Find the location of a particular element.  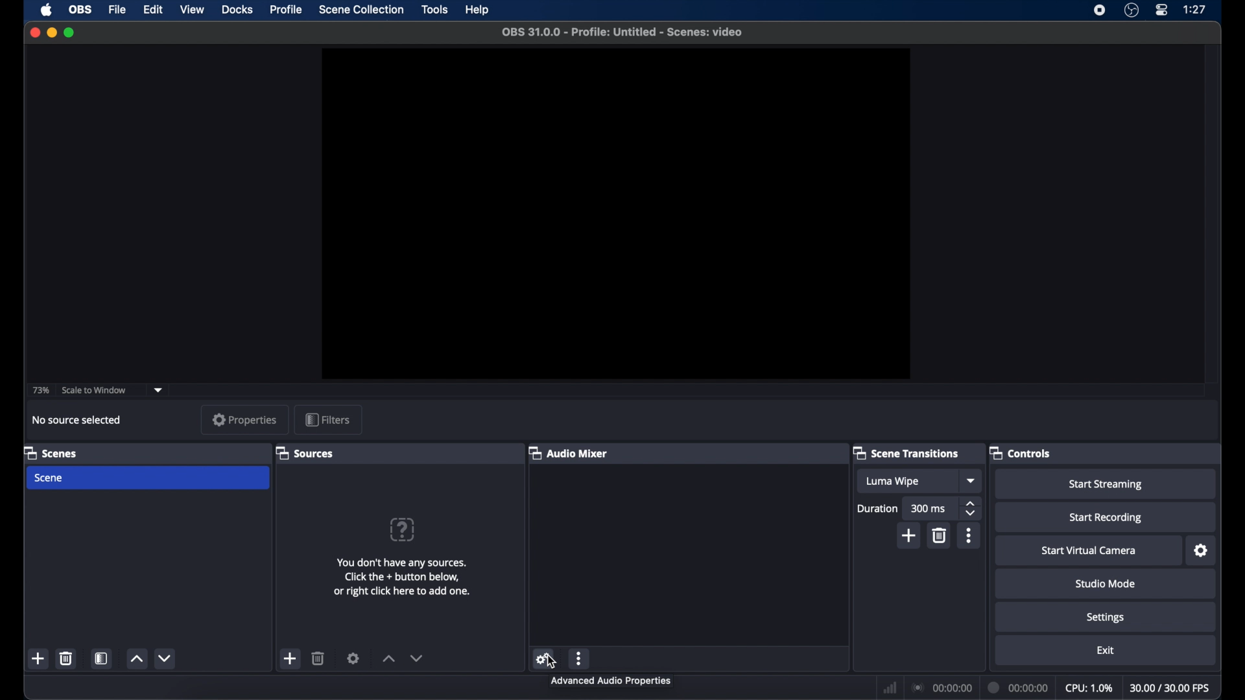

ontrol center is located at coordinates (1163, 10).